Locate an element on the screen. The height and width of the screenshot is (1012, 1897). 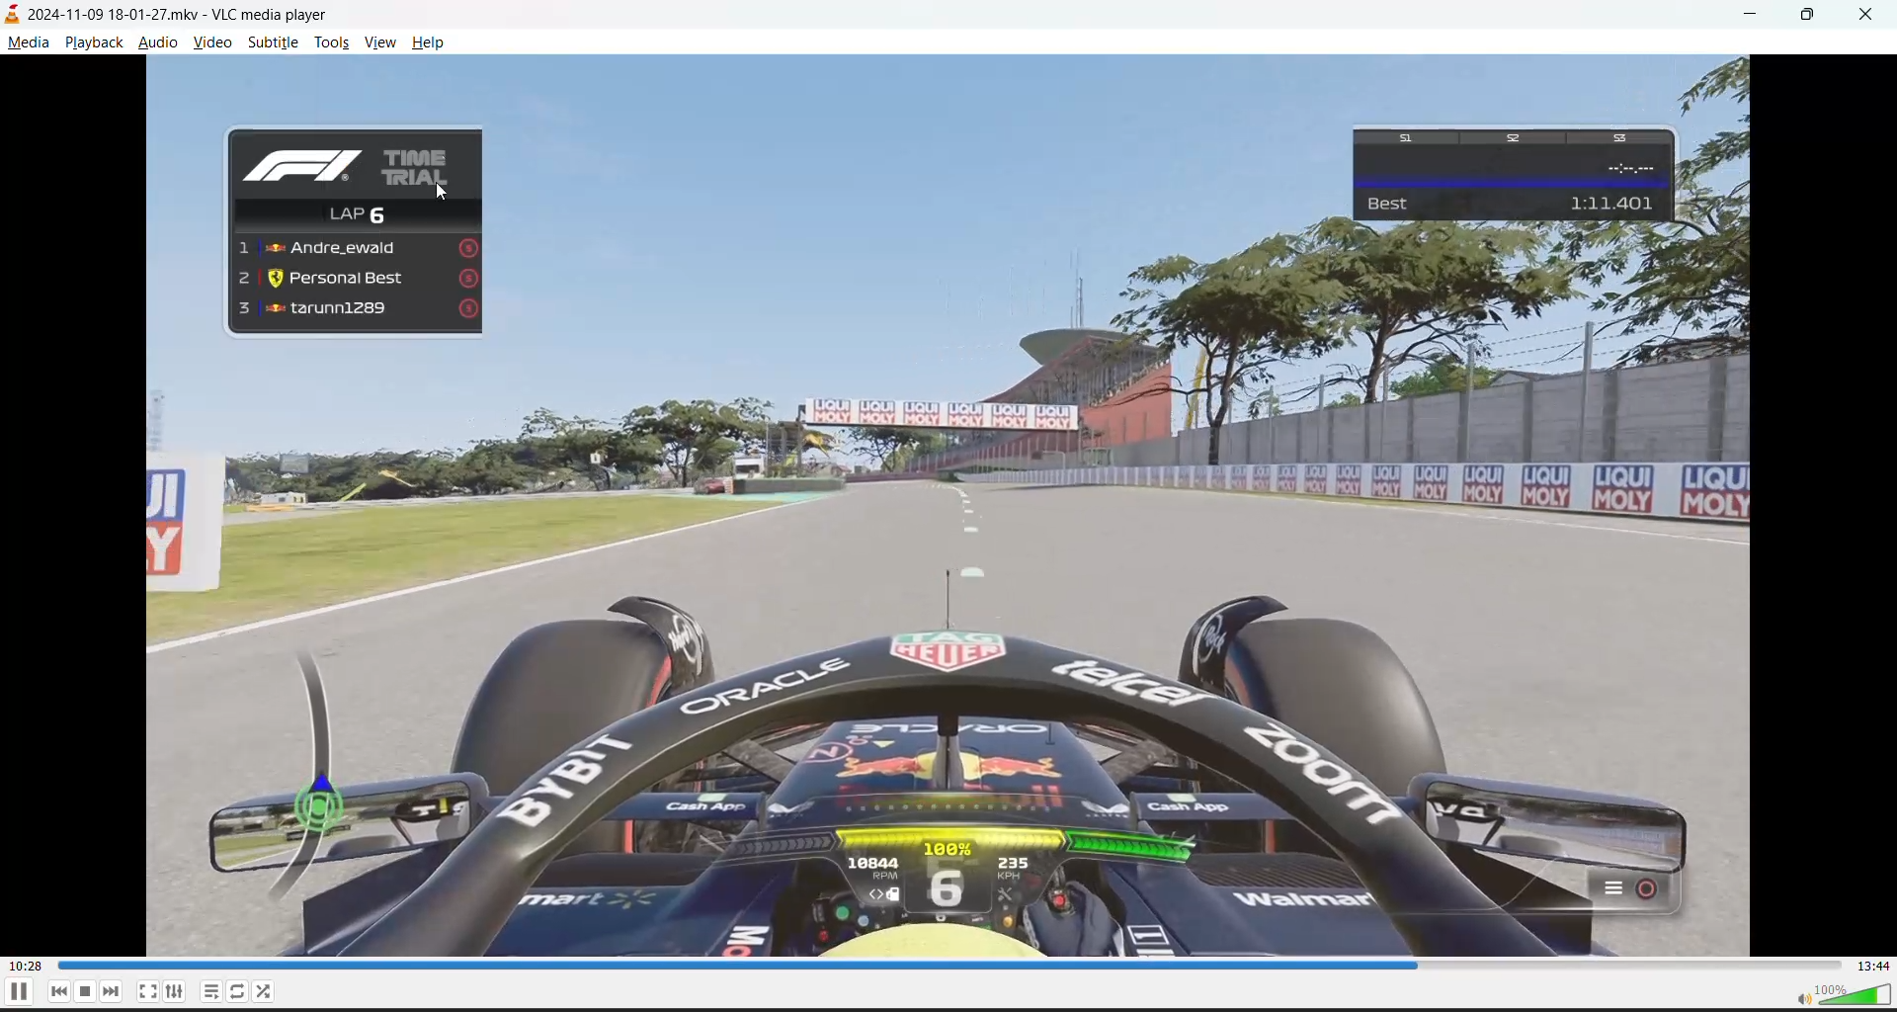
video is located at coordinates (214, 43).